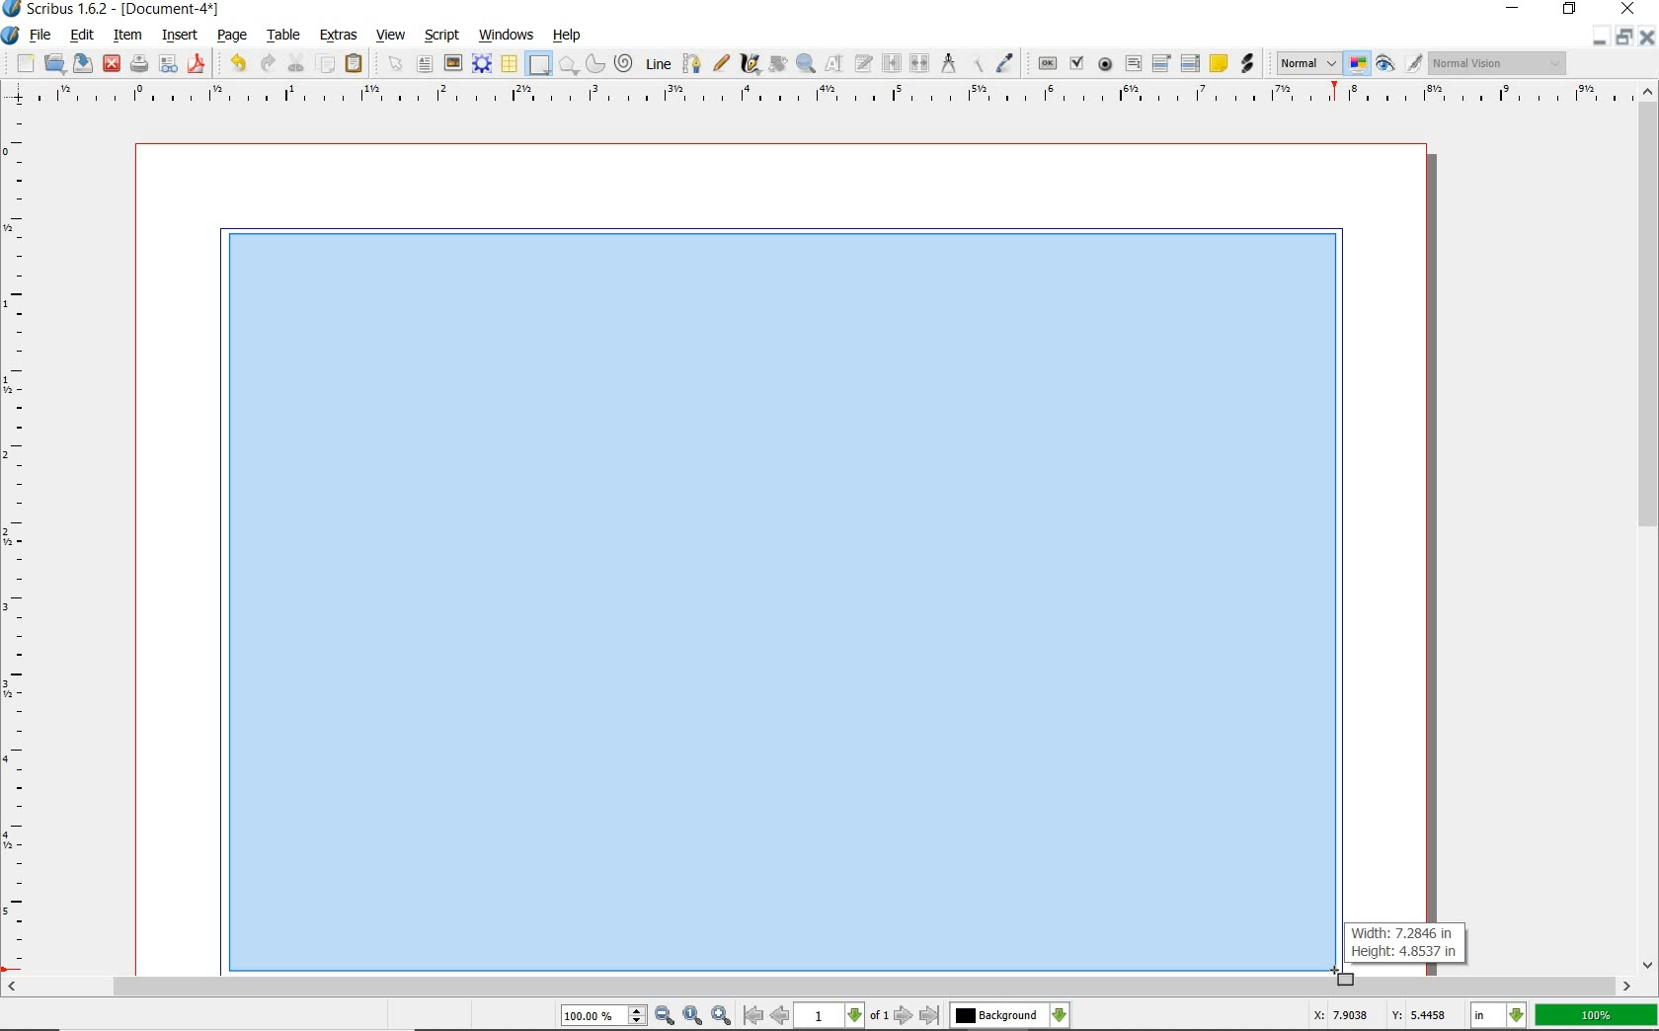 This screenshot has height=1031, width=1659. What do you see at coordinates (722, 1015) in the screenshot?
I see `zoom in` at bounding box center [722, 1015].